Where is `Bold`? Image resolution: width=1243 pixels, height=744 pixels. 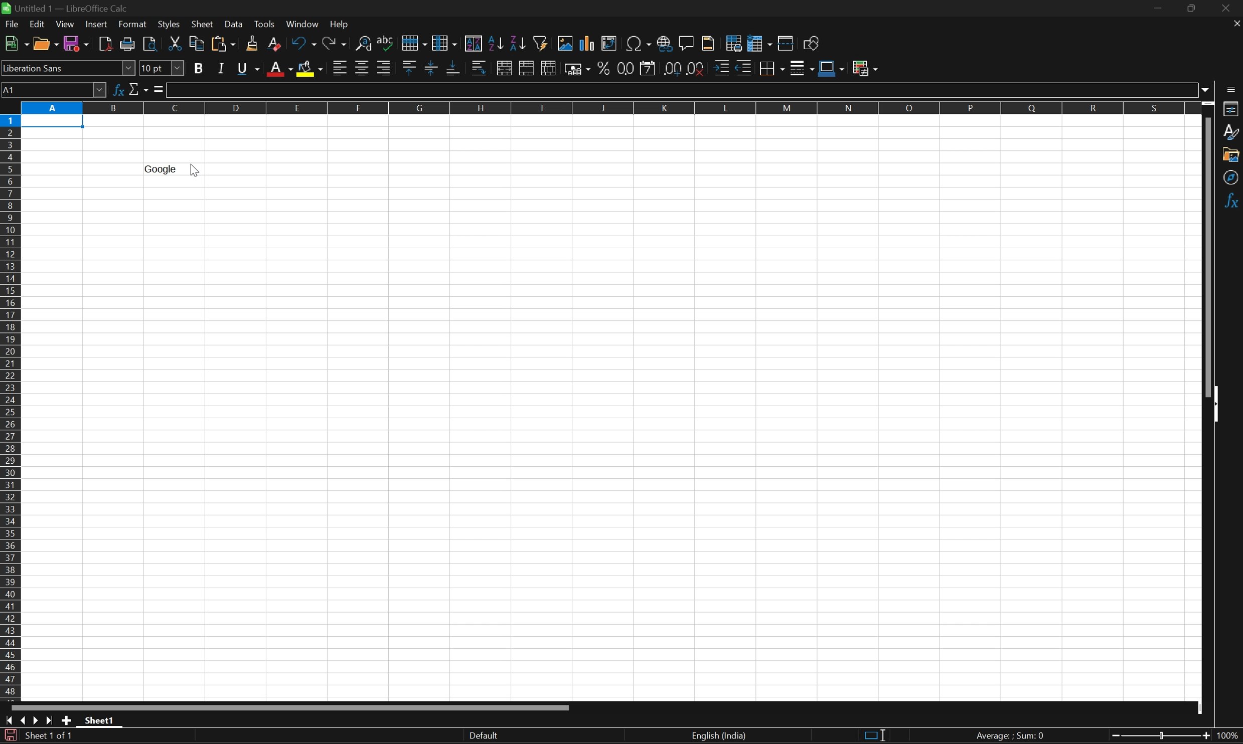 Bold is located at coordinates (201, 68).